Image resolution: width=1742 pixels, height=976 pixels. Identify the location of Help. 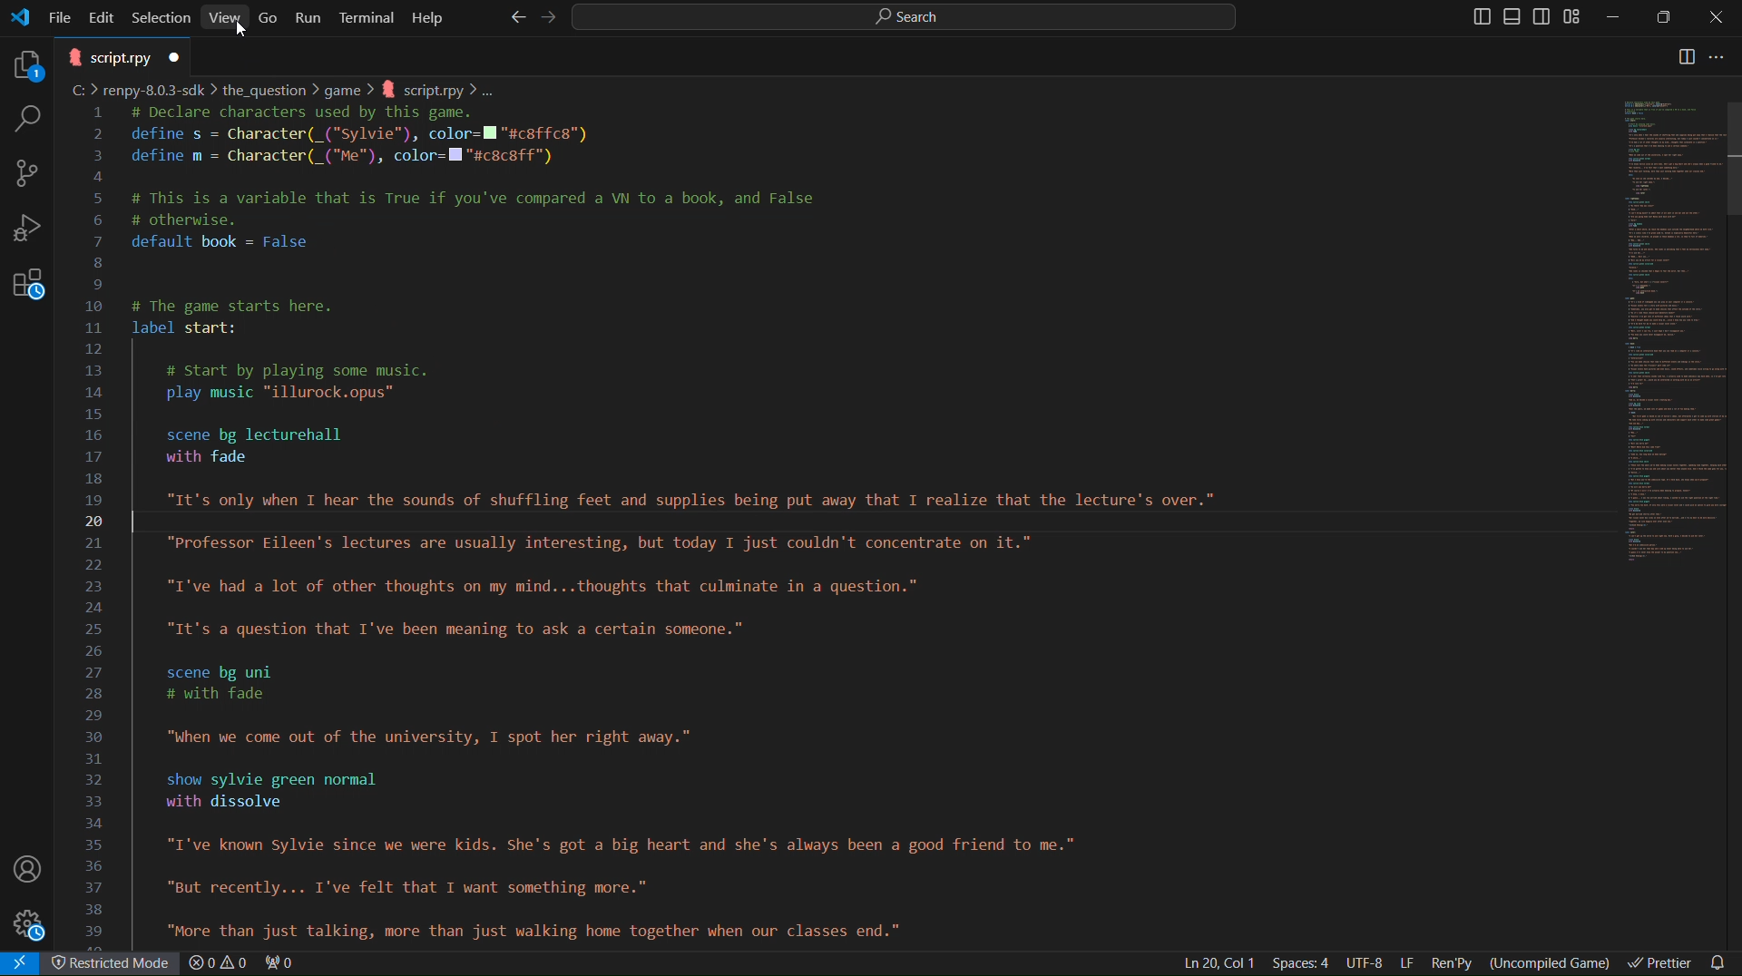
(427, 16).